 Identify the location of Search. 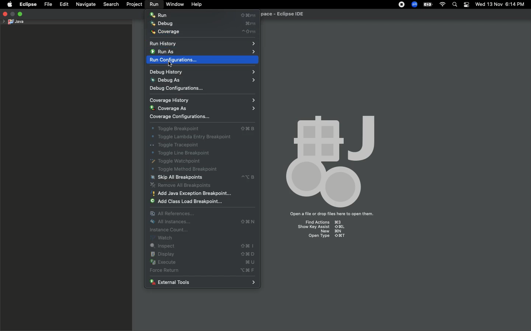
(454, 5).